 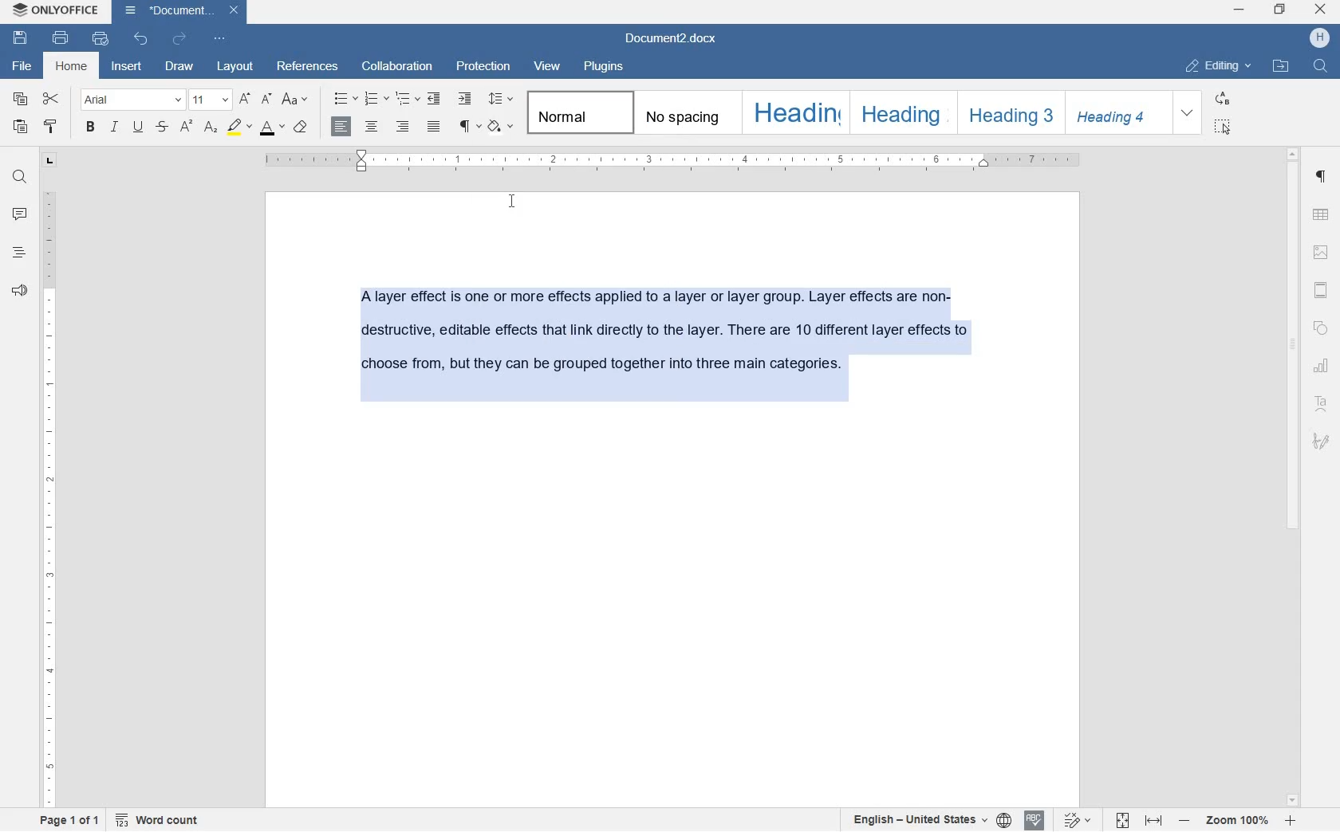 What do you see at coordinates (186, 128) in the screenshot?
I see `superscript` at bounding box center [186, 128].